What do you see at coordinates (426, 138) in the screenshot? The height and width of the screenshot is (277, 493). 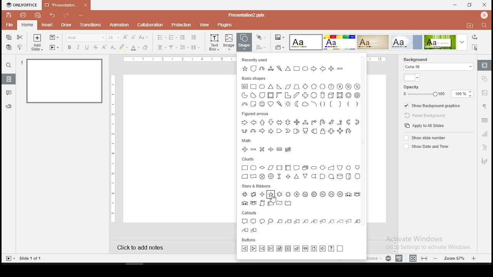 I see `show slide number on/off` at bounding box center [426, 138].